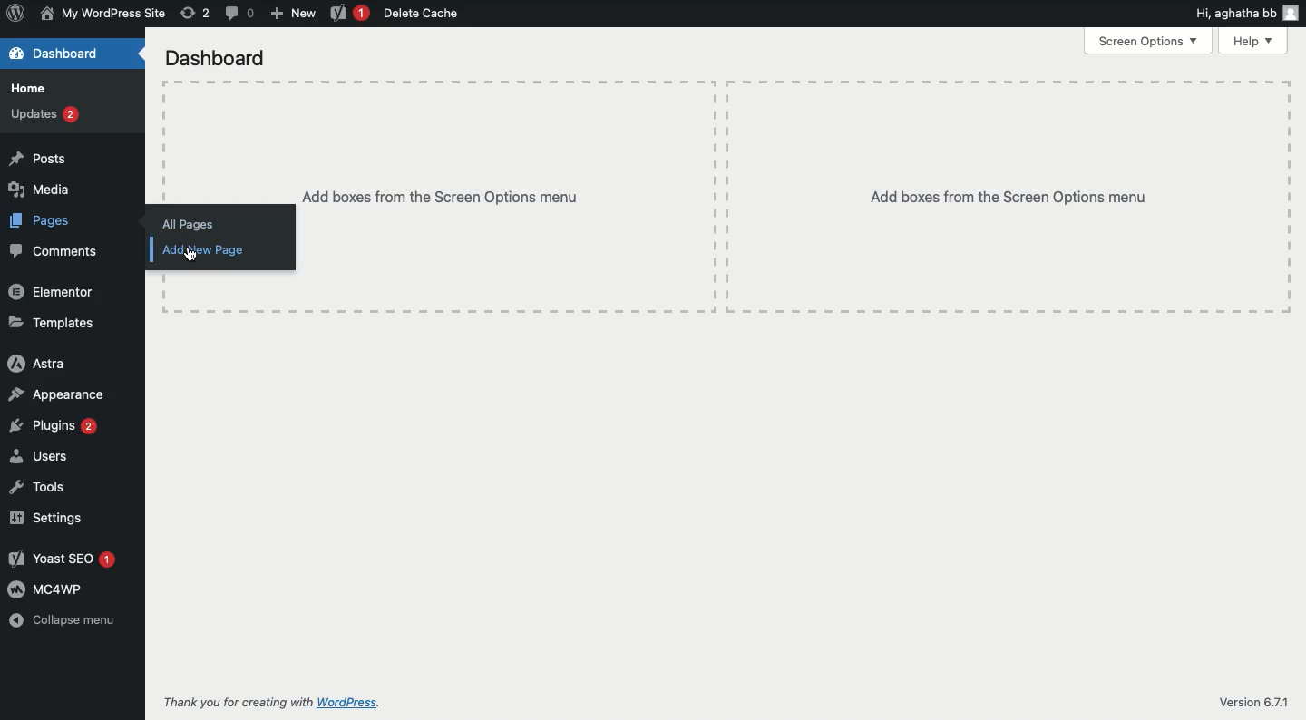  I want to click on Add boxes from the Screen Options menu, so click(458, 194).